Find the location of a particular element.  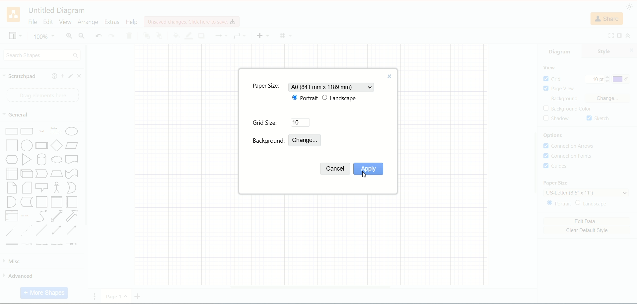

close is located at coordinates (389, 75).